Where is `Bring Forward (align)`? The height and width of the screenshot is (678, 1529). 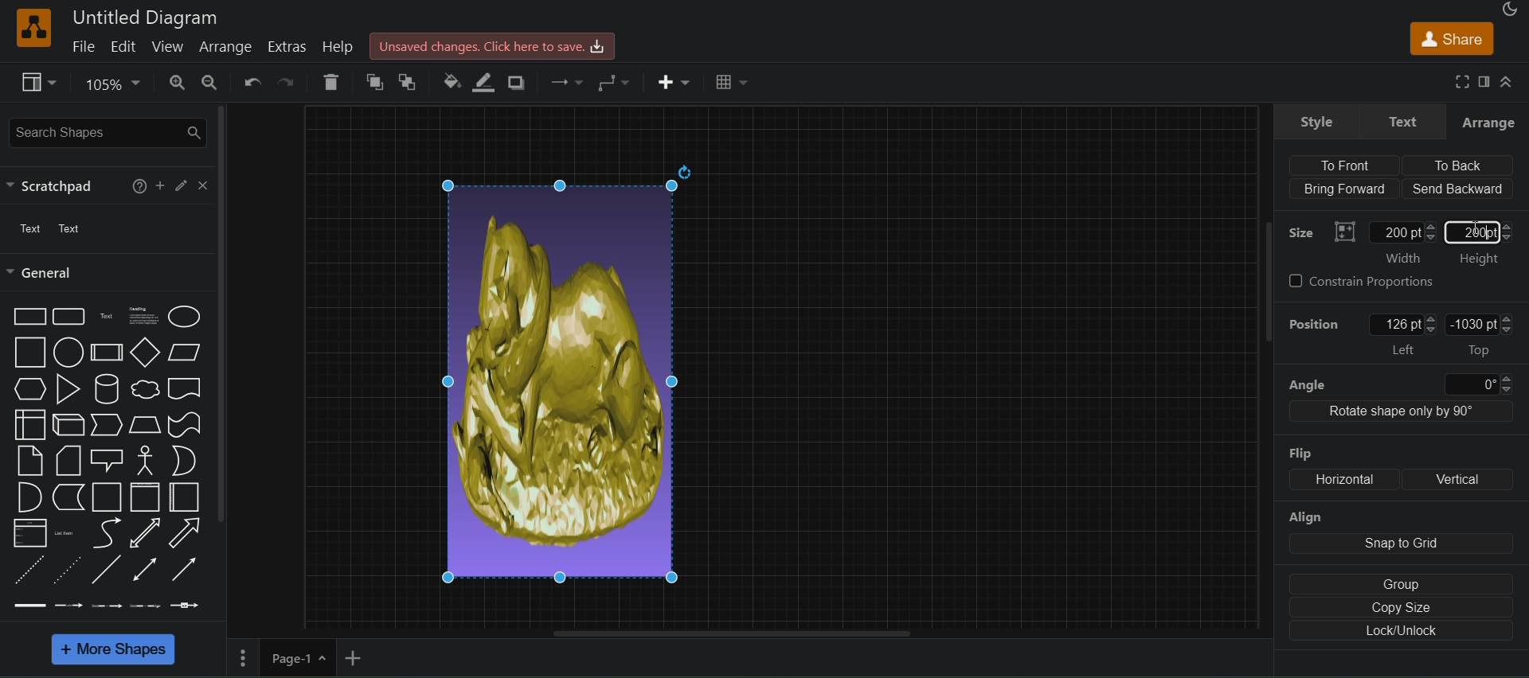 Bring Forward (align) is located at coordinates (1344, 189).